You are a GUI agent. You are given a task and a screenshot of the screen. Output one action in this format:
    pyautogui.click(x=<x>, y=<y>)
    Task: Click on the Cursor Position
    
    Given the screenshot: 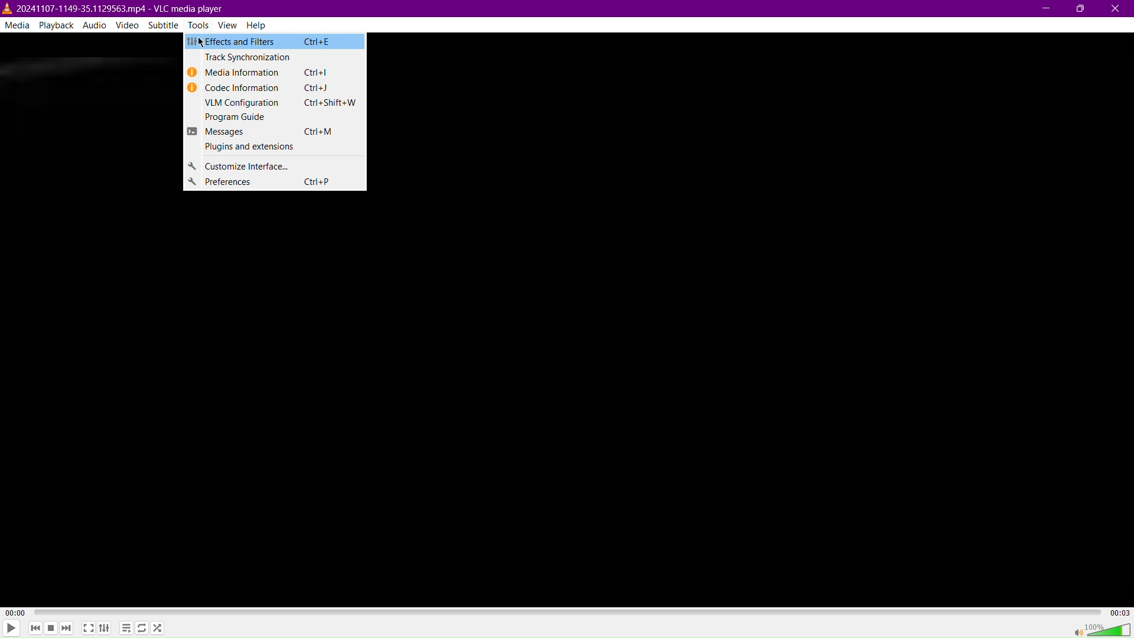 What is the action you would take?
    pyautogui.click(x=201, y=43)
    